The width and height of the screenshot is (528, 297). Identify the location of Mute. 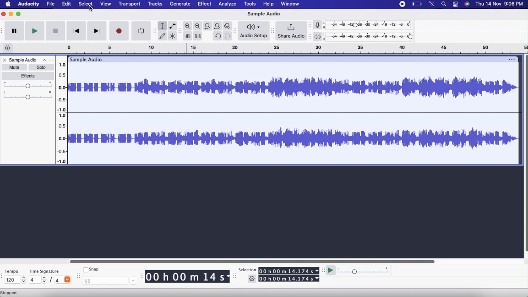
(15, 68).